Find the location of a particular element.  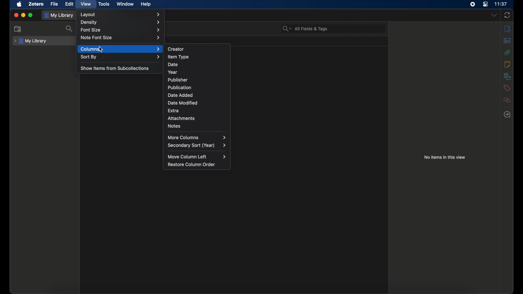

tags is located at coordinates (507, 88).